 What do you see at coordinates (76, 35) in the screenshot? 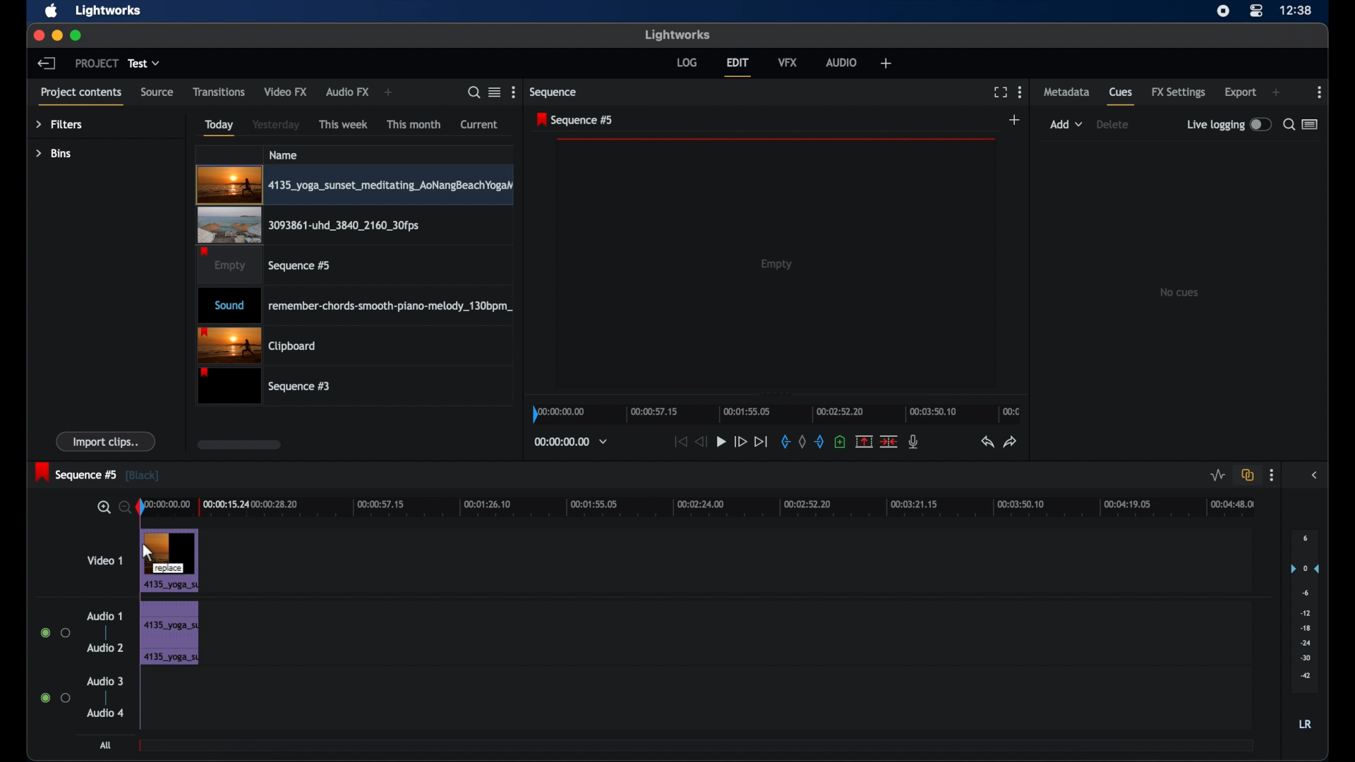
I see `maximize` at bounding box center [76, 35].